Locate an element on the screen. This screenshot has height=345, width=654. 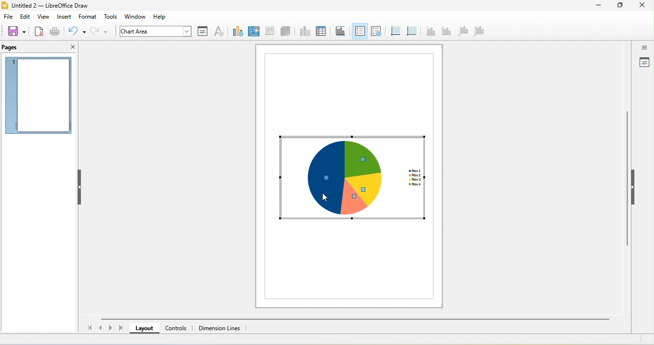
properties is located at coordinates (644, 63).